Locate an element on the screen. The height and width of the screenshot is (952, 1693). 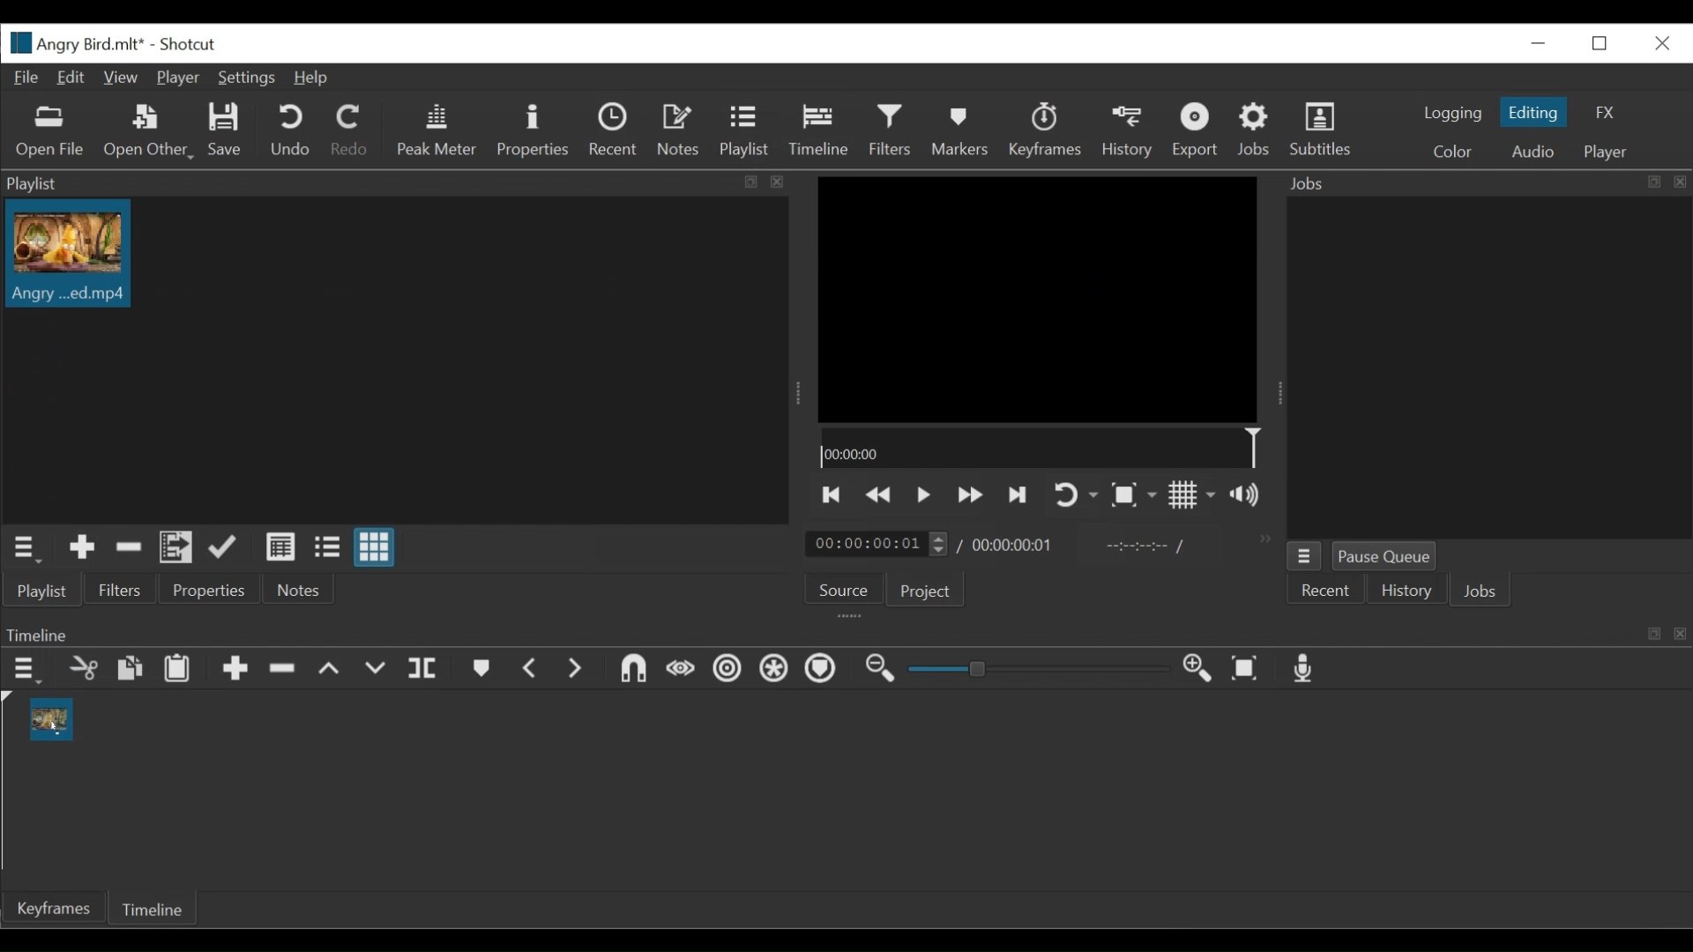
FX is located at coordinates (1610, 115).